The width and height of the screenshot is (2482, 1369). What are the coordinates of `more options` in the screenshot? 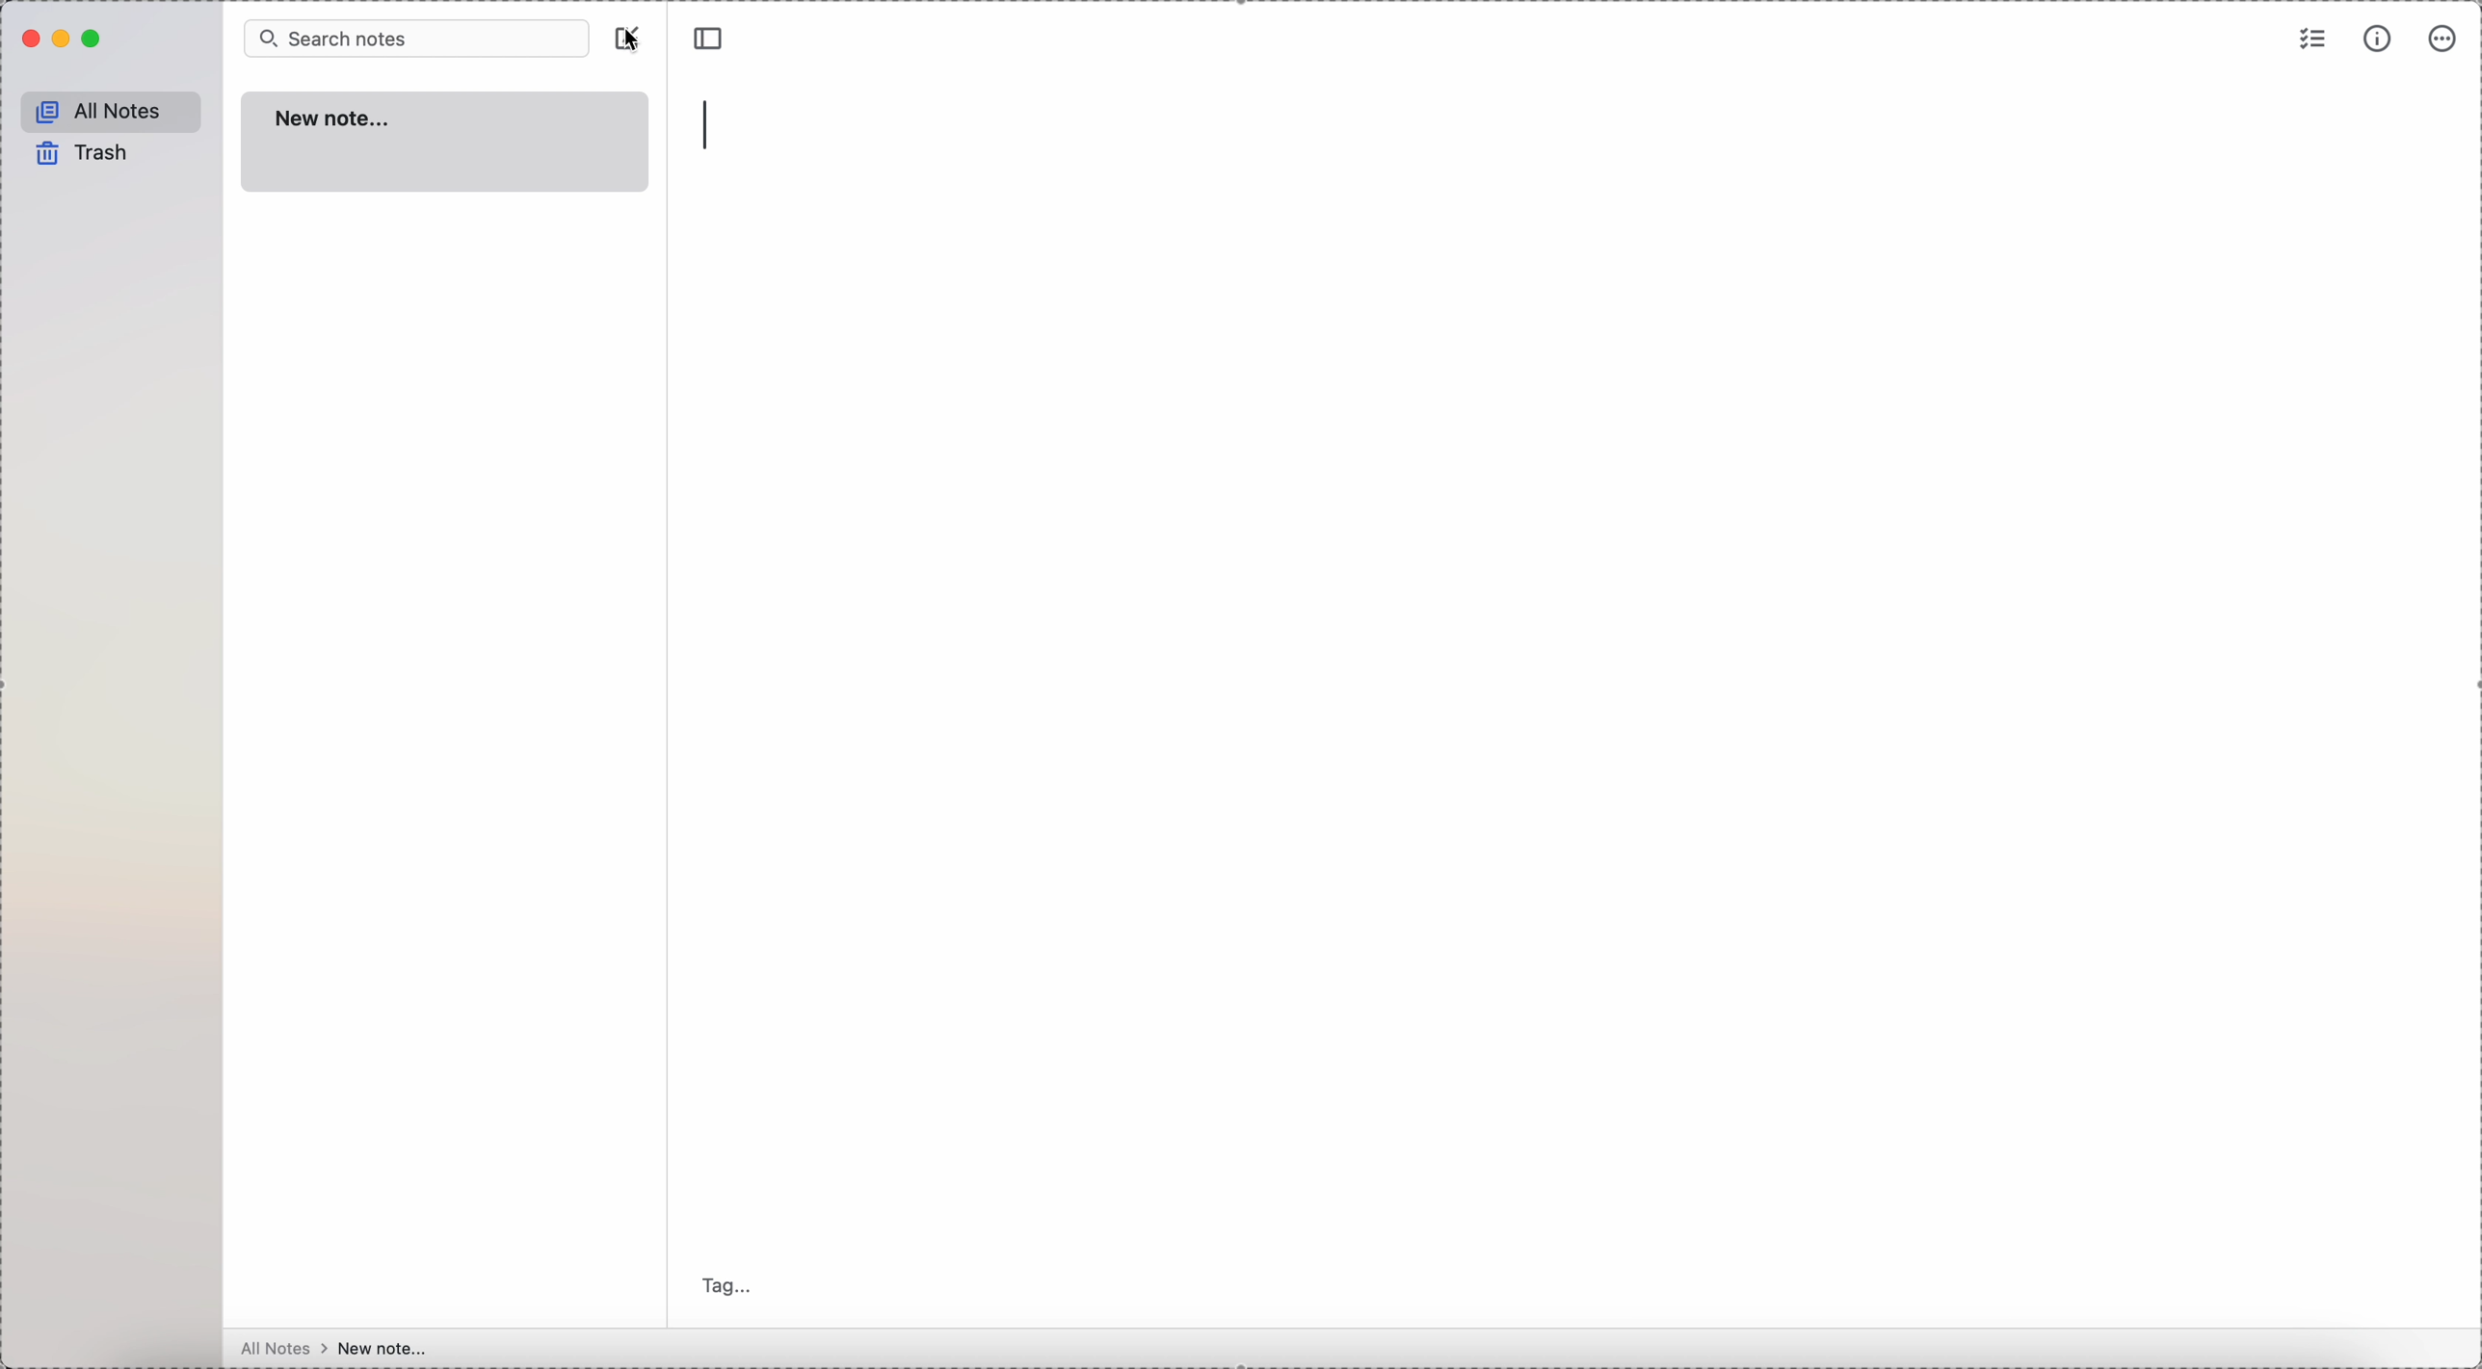 It's located at (2443, 41).